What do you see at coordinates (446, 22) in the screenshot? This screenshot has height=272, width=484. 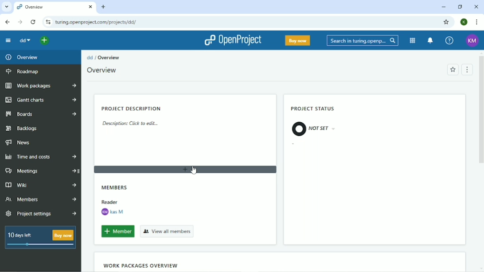 I see `Bookmark this tab` at bounding box center [446, 22].